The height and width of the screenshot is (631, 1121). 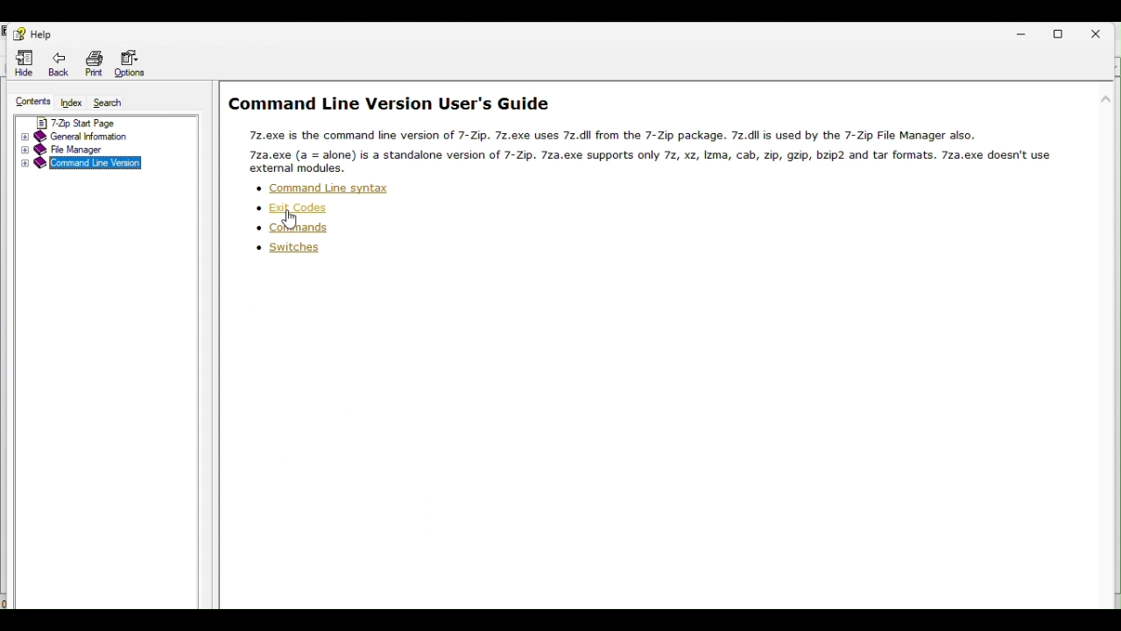 What do you see at coordinates (129, 64) in the screenshot?
I see `Options` at bounding box center [129, 64].